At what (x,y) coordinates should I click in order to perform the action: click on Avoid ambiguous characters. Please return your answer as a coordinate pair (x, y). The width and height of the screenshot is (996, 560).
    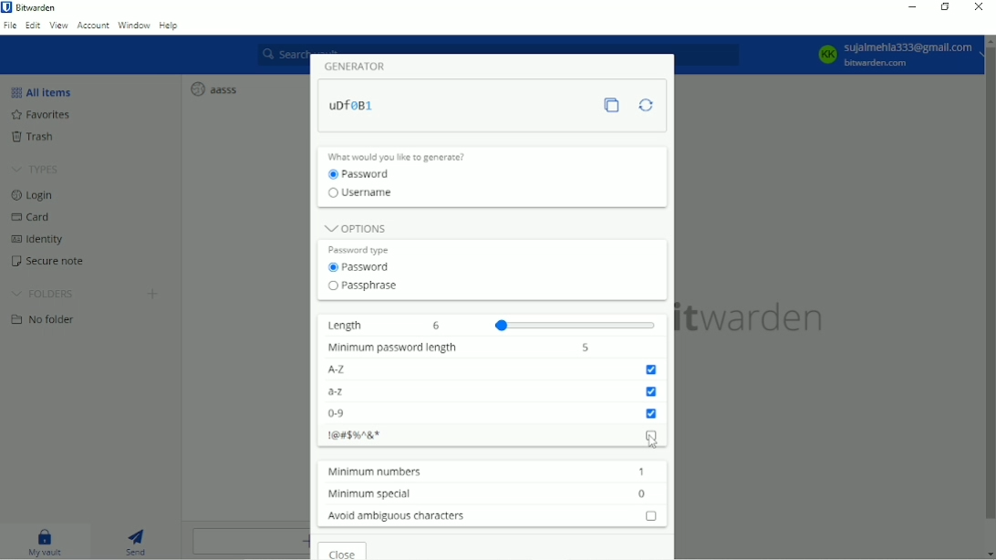
    Looking at the image, I should click on (400, 518).